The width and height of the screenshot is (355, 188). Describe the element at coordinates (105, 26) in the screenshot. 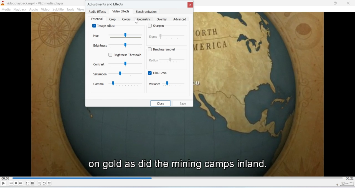

I see `image adjust` at that location.